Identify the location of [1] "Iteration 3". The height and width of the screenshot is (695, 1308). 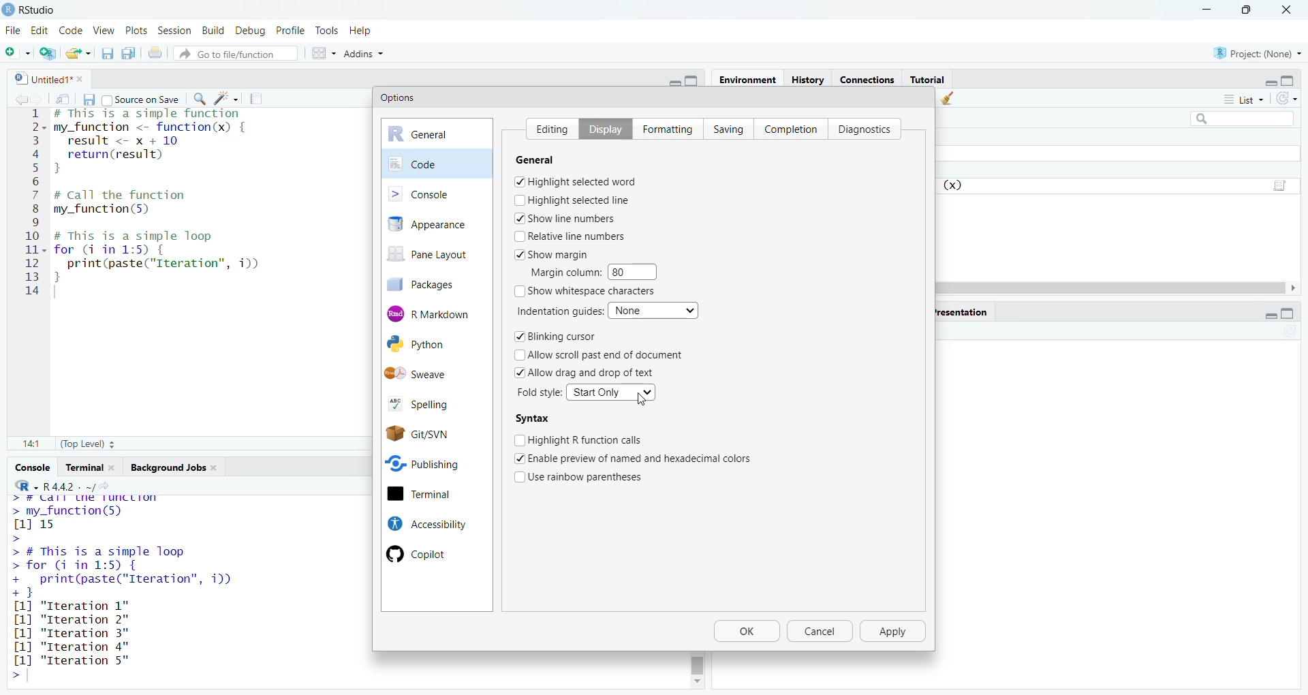
(69, 647).